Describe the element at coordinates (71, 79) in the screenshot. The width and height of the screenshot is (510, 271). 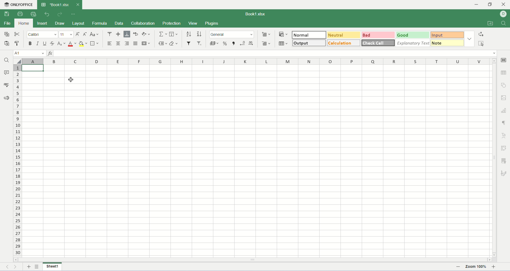
I see `cursor` at that location.